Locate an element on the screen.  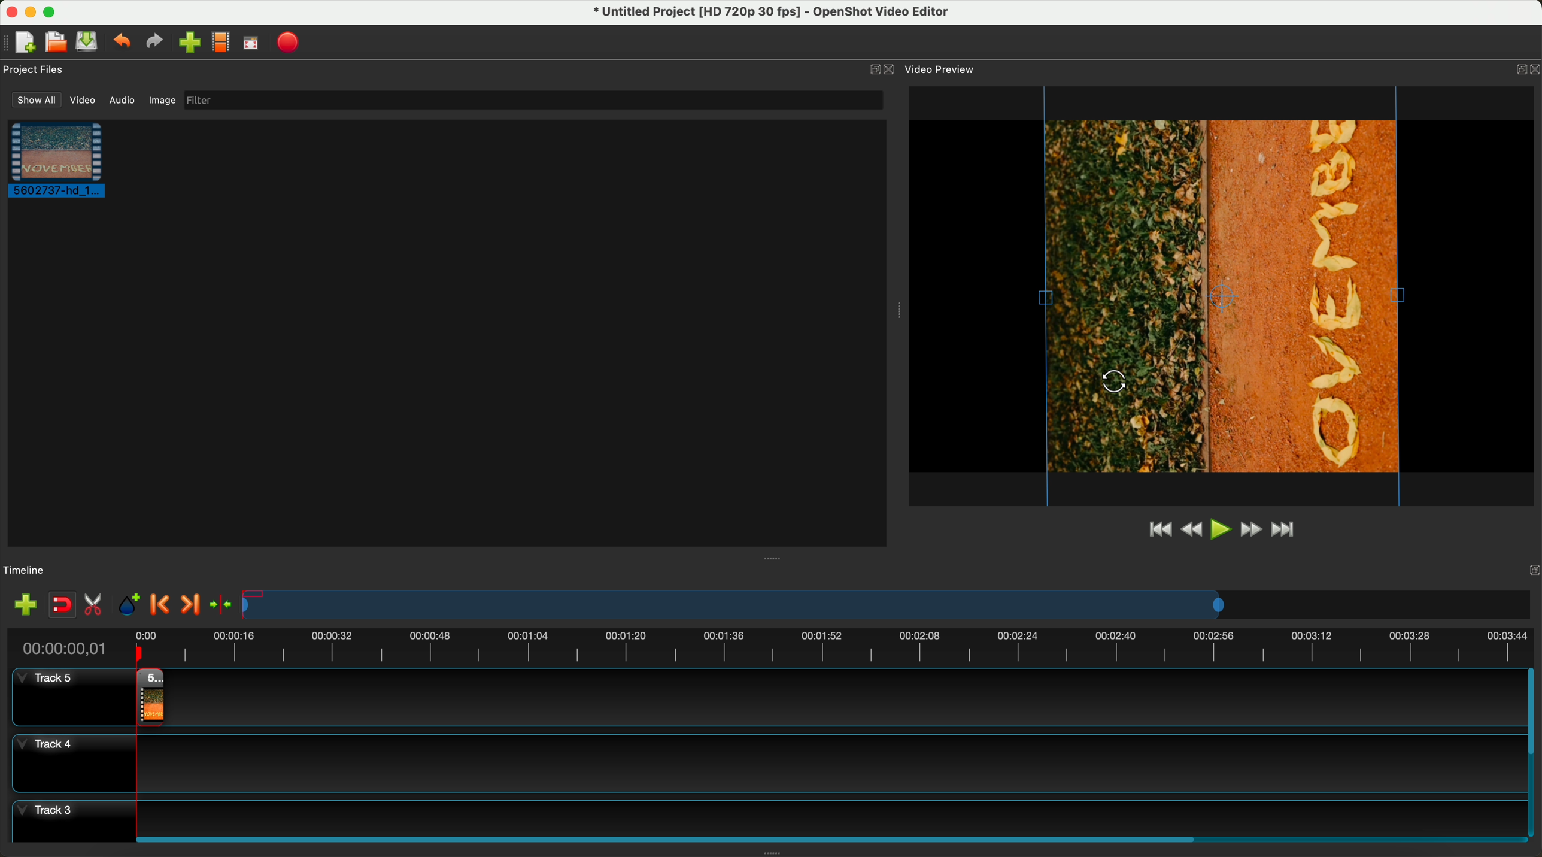
play is located at coordinates (1219, 530).